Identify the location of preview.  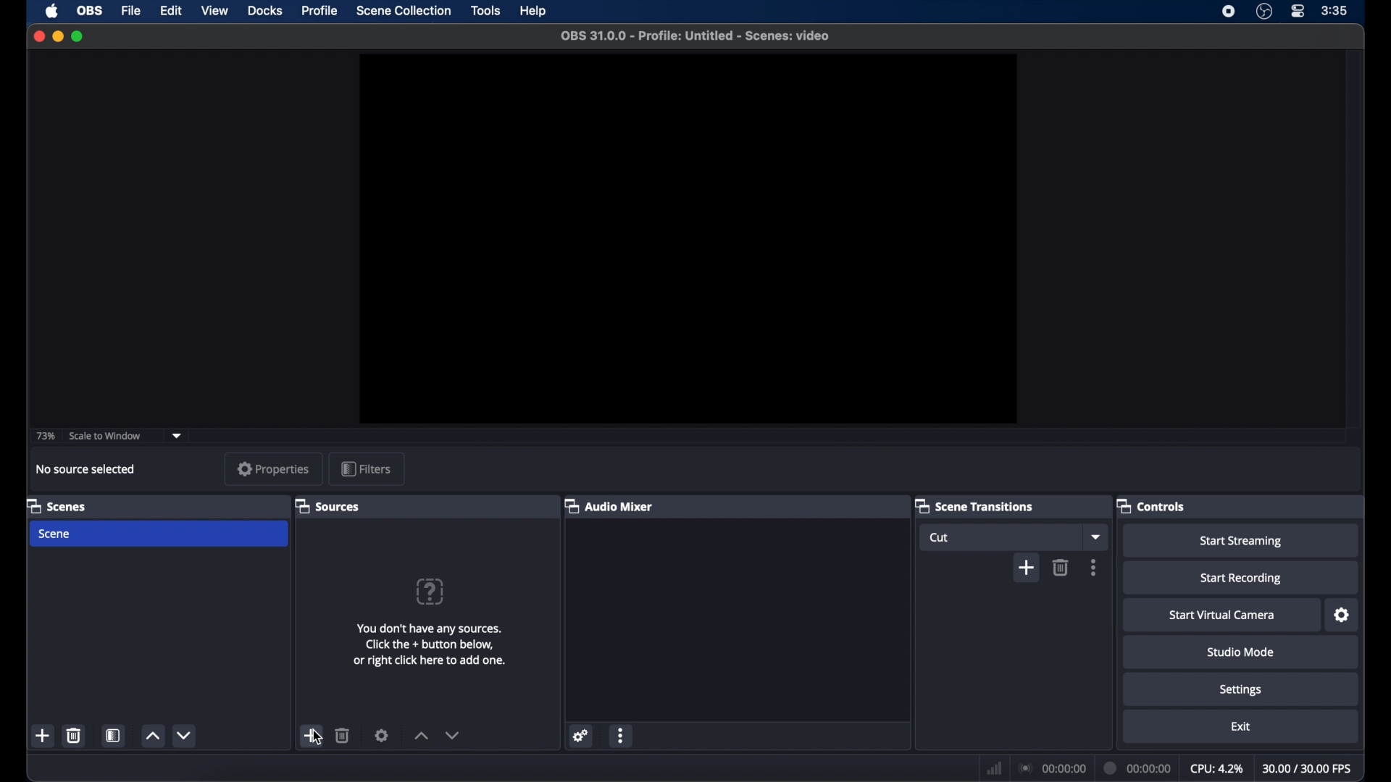
(688, 239).